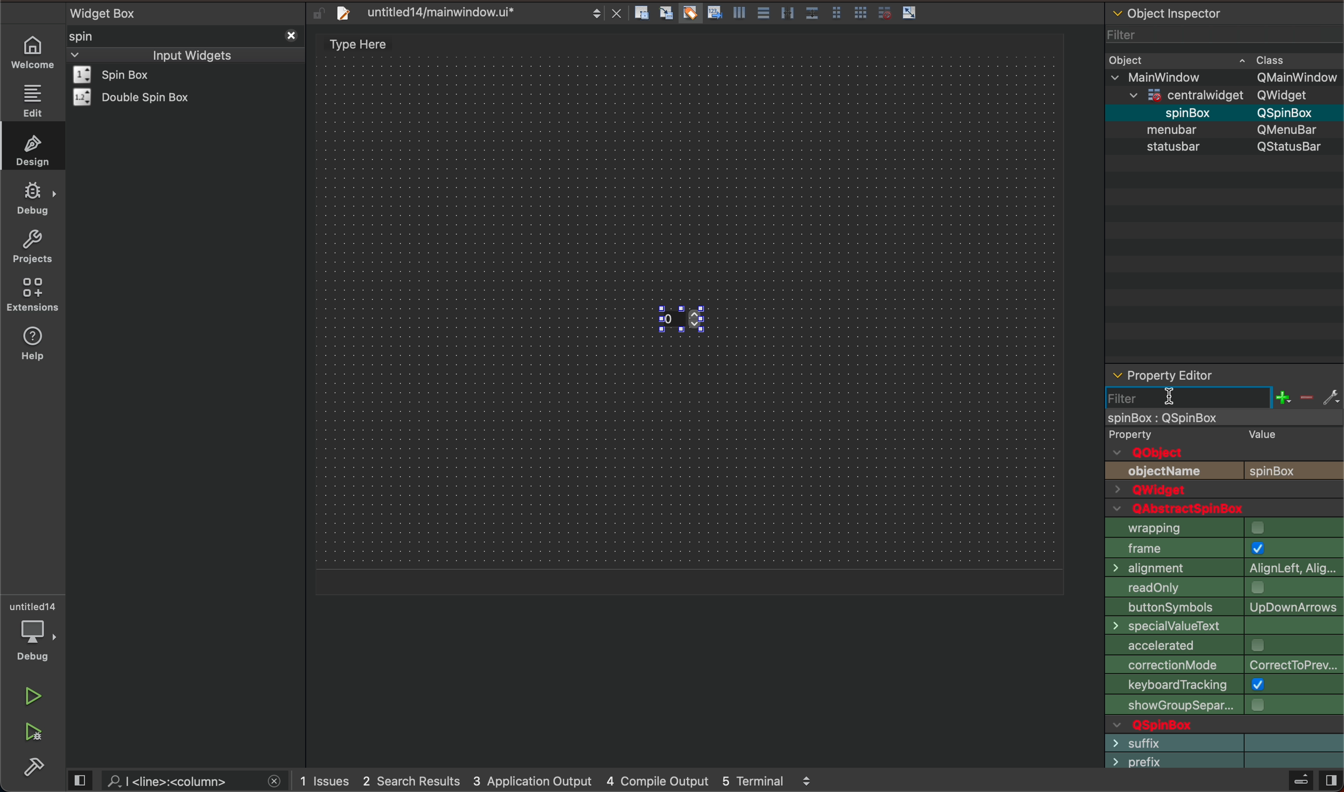  What do you see at coordinates (1182, 509) in the screenshot?
I see `text` at bounding box center [1182, 509].